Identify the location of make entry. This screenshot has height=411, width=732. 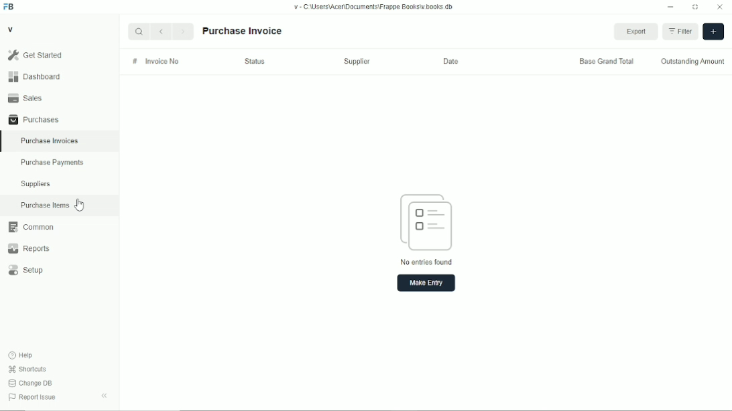
(426, 283).